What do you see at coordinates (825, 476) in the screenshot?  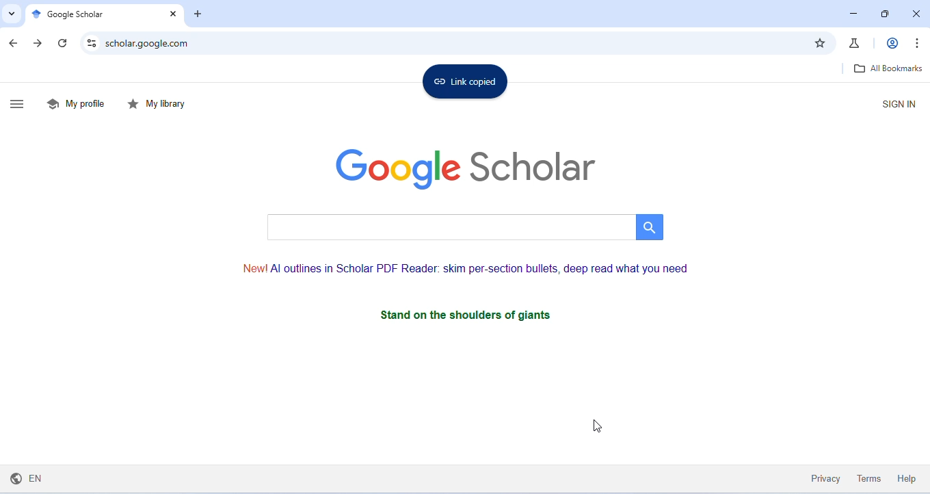 I see `privacy` at bounding box center [825, 476].